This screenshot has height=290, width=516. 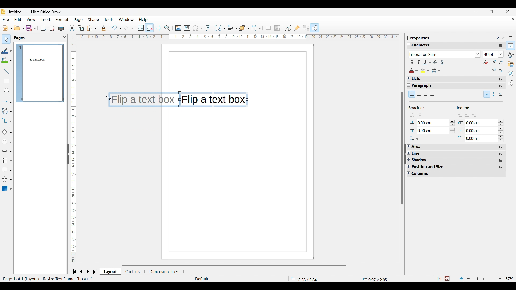 What do you see at coordinates (220, 28) in the screenshot?
I see `Transformation options` at bounding box center [220, 28].